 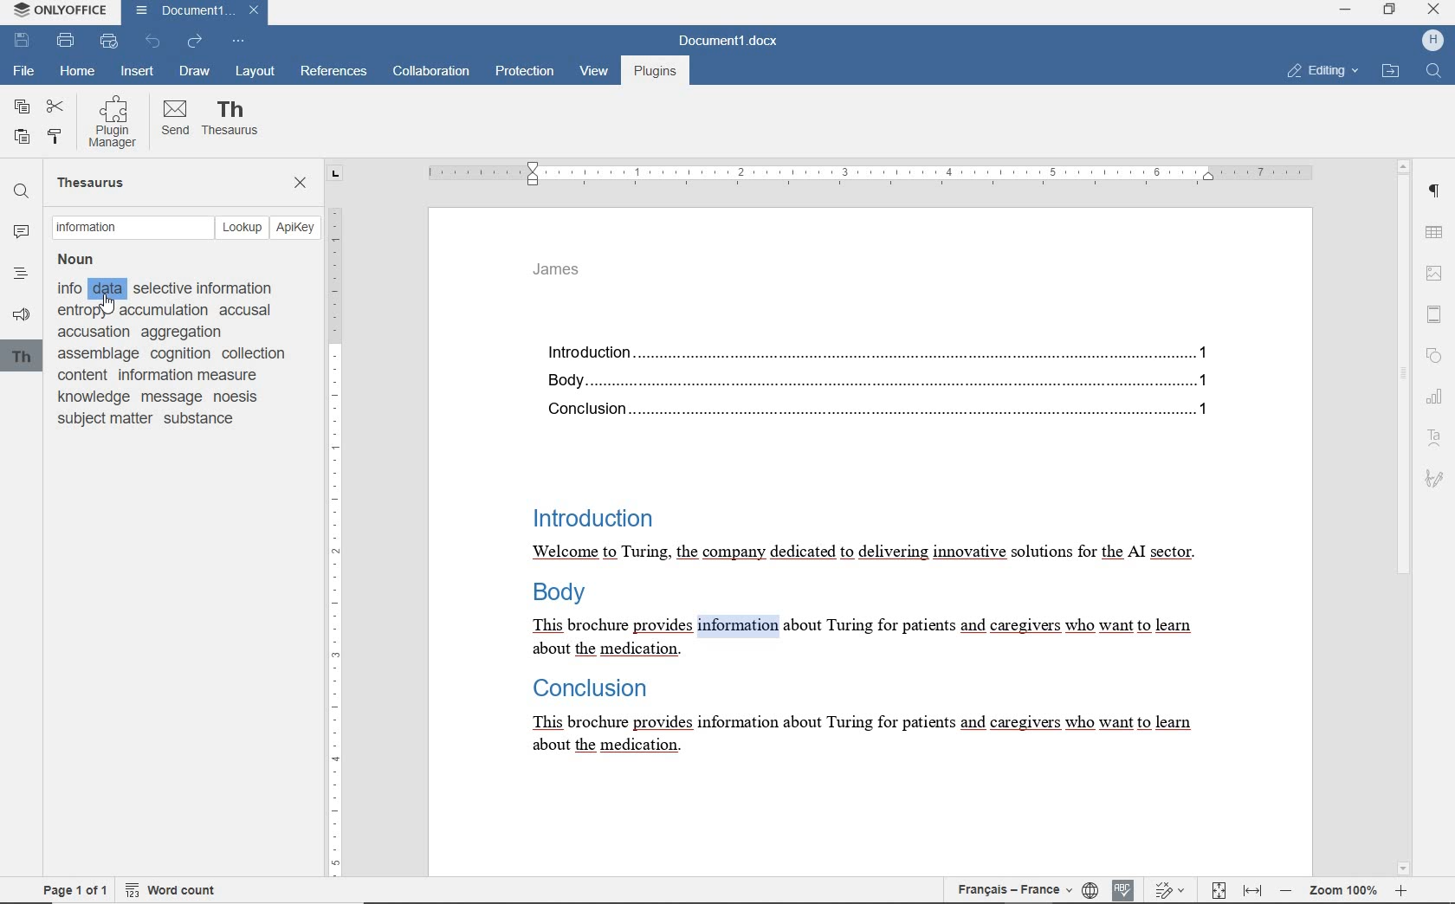 I want to click on Introduction...1, so click(x=883, y=350).